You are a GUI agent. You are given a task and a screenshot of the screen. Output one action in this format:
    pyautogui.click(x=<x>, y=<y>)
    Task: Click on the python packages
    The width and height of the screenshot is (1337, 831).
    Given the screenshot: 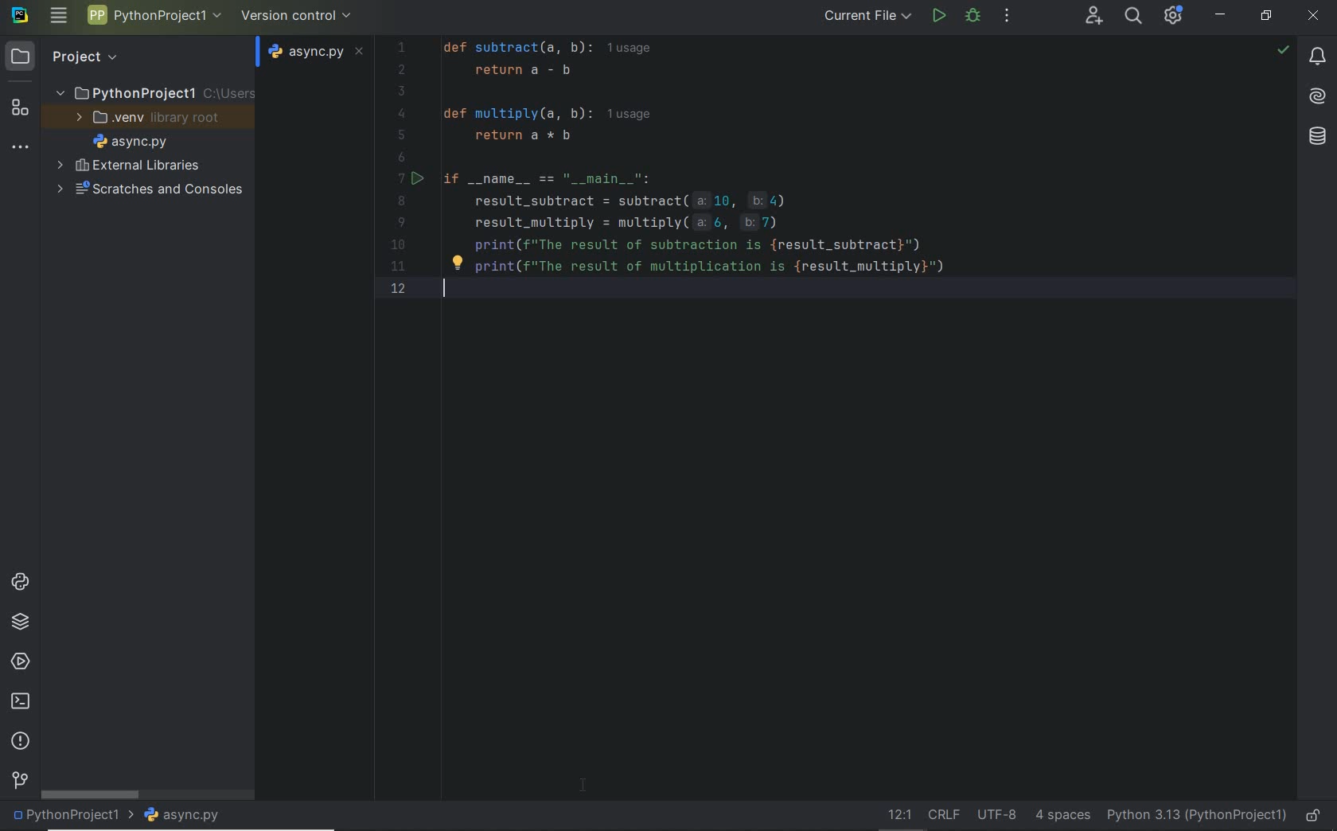 What is the action you would take?
    pyautogui.click(x=20, y=623)
    